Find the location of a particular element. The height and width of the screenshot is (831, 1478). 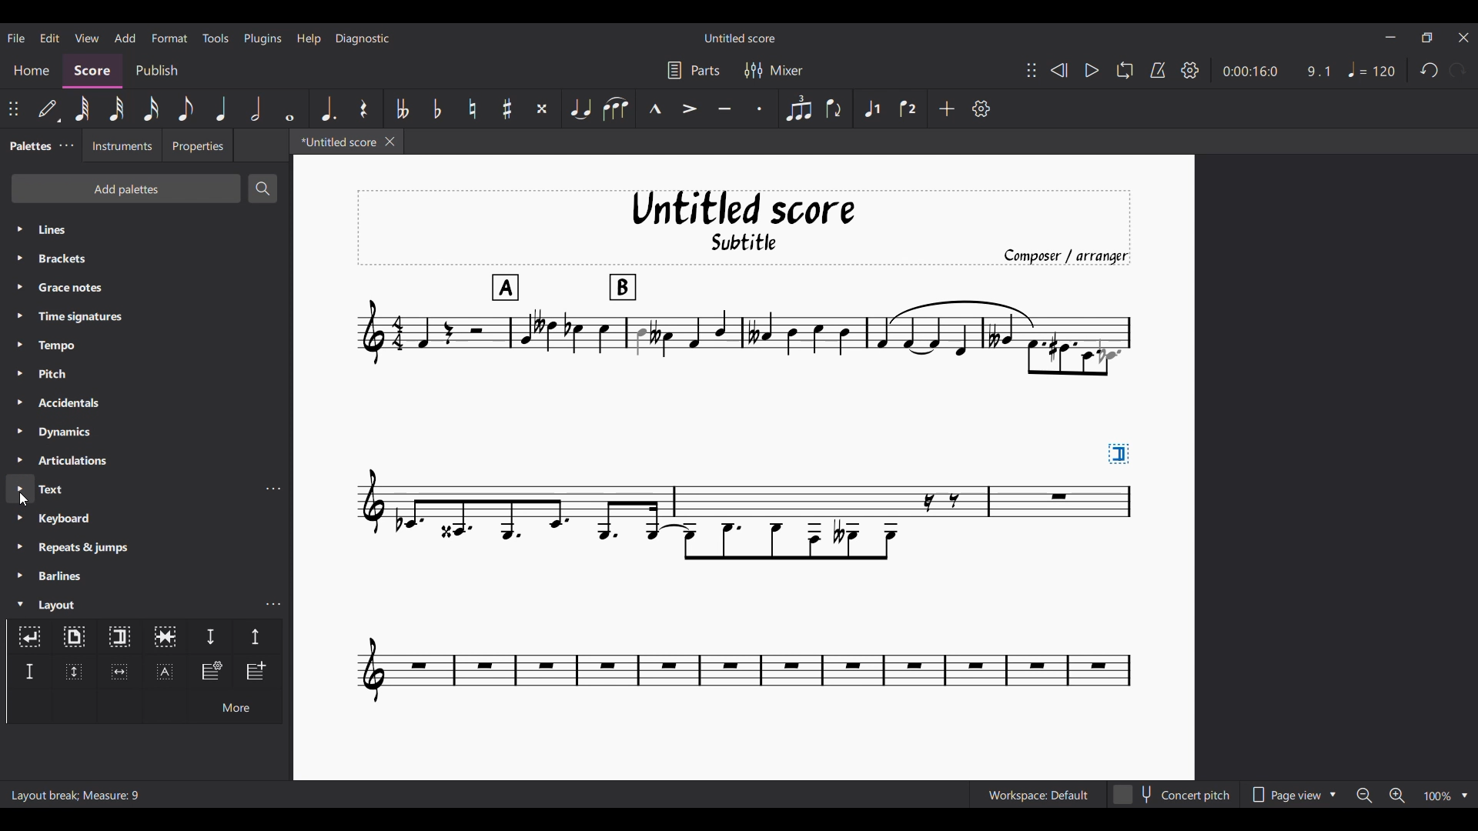

Search is located at coordinates (261, 189).